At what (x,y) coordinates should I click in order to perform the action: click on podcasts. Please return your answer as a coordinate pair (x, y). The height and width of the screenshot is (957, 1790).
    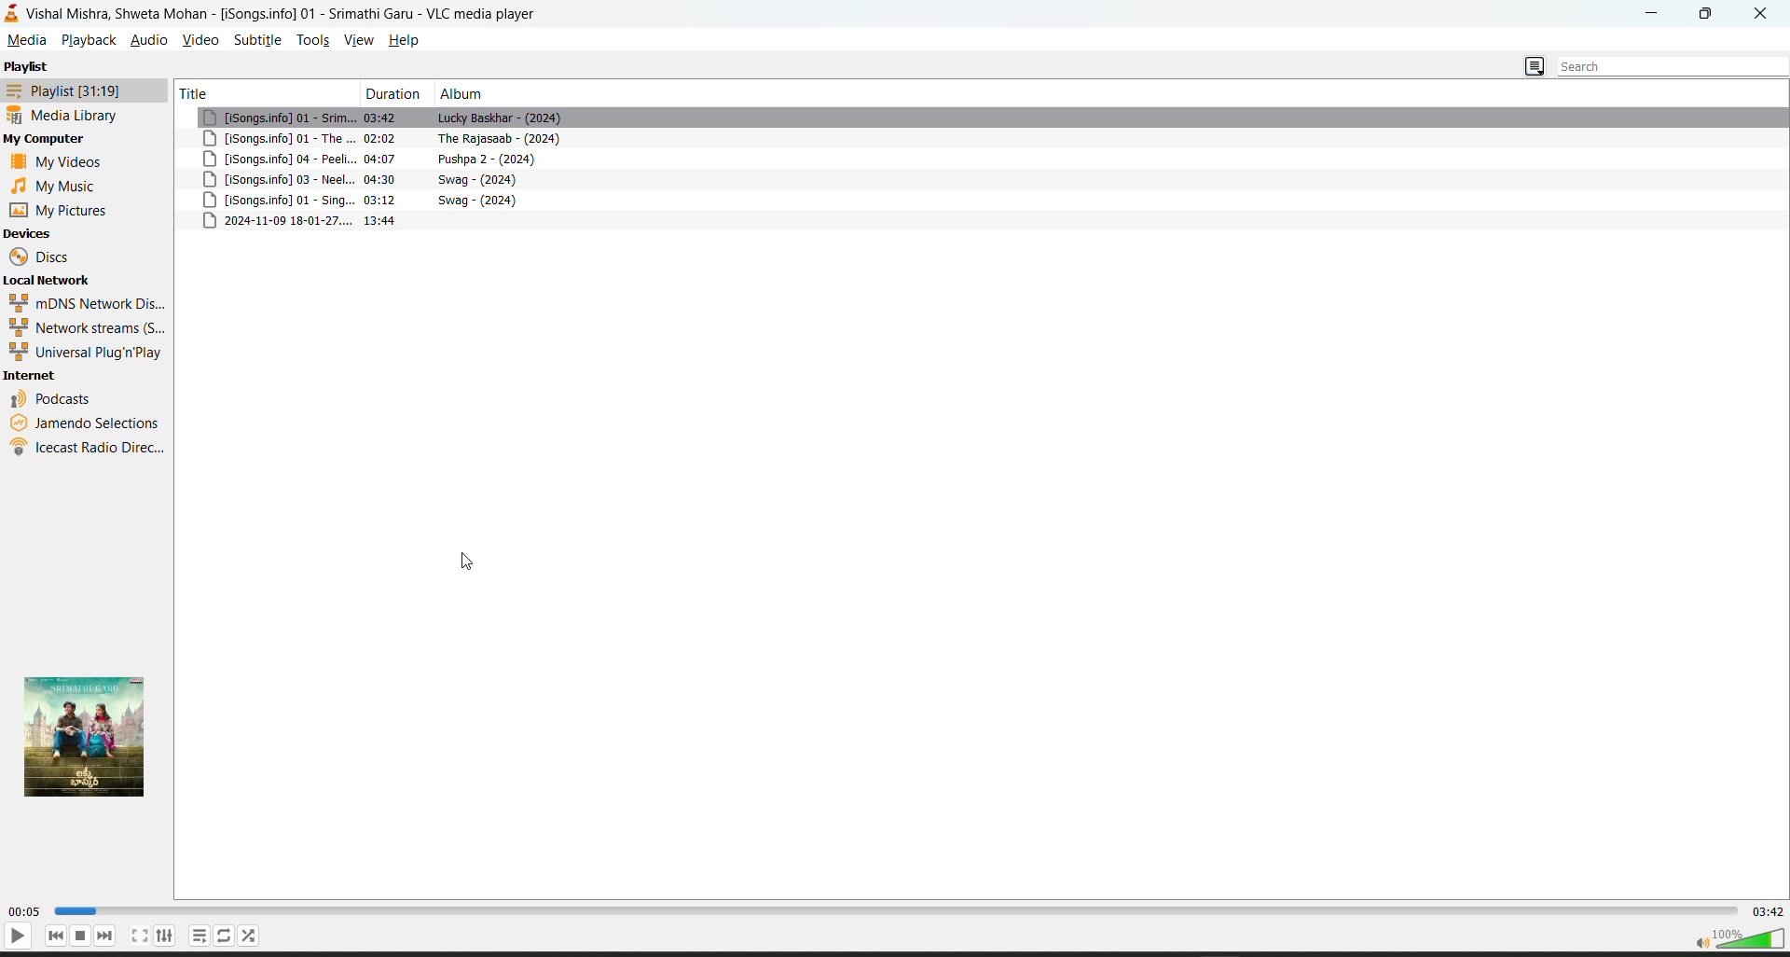
    Looking at the image, I should click on (65, 399).